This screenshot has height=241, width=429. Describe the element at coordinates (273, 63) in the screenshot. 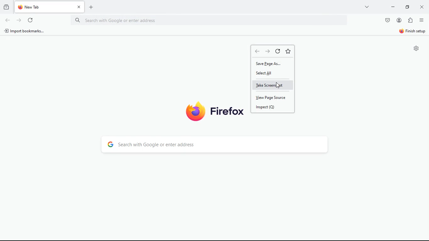

I see `save page as` at that location.